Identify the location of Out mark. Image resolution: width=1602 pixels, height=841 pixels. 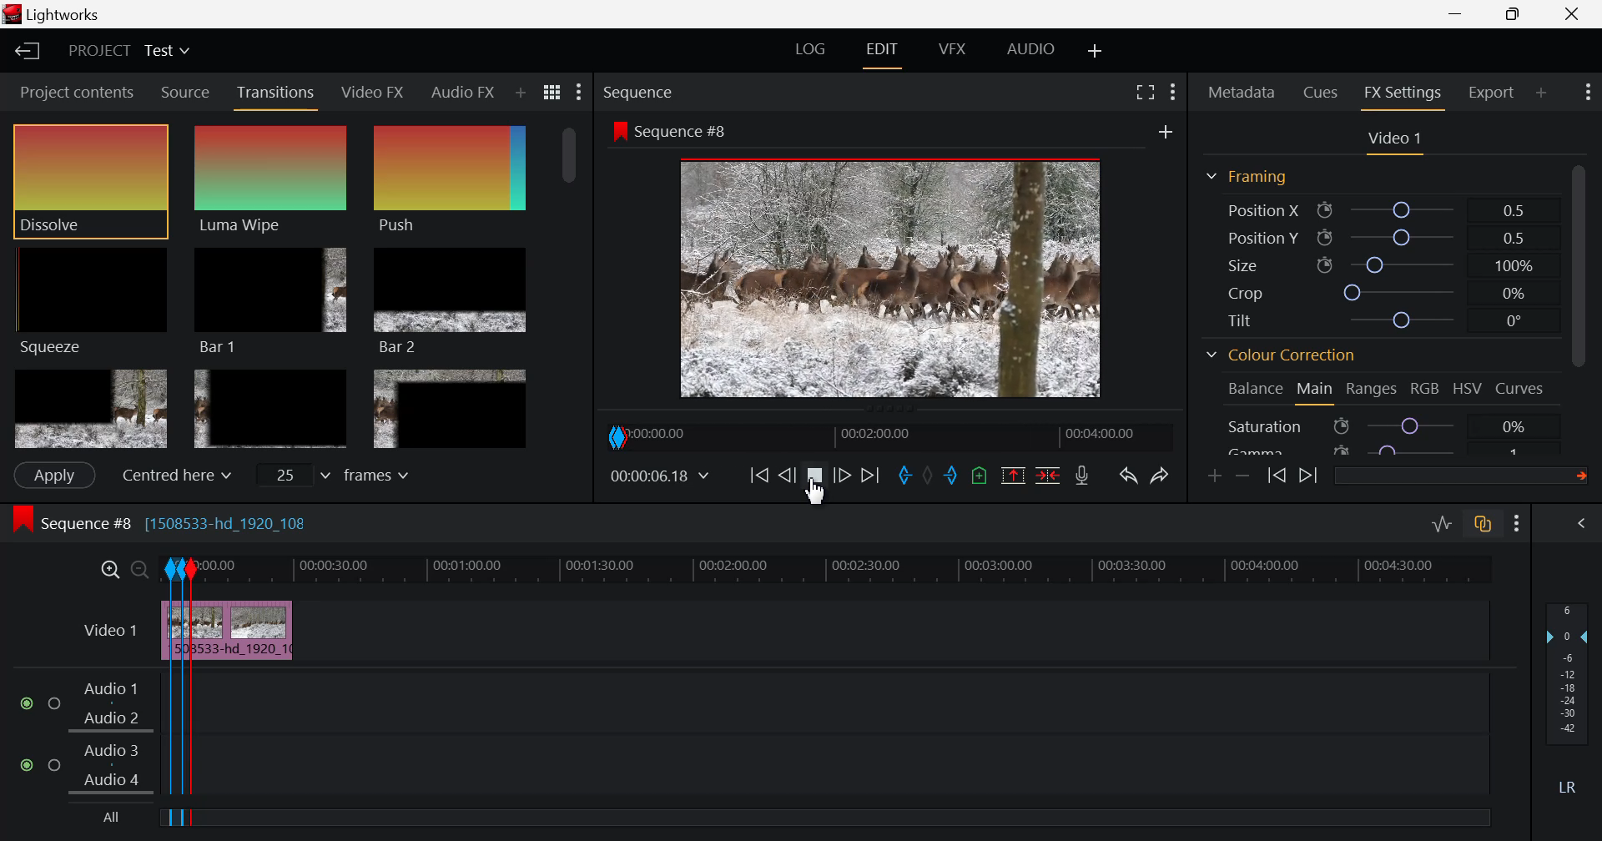
(951, 476).